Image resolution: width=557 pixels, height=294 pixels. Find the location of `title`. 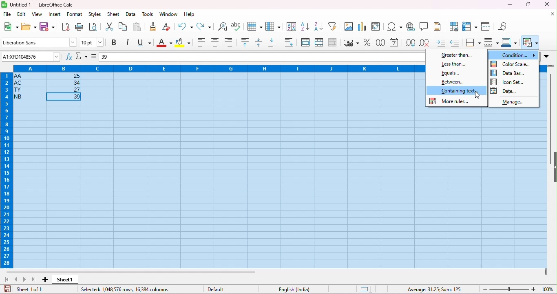

title is located at coordinates (38, 5).